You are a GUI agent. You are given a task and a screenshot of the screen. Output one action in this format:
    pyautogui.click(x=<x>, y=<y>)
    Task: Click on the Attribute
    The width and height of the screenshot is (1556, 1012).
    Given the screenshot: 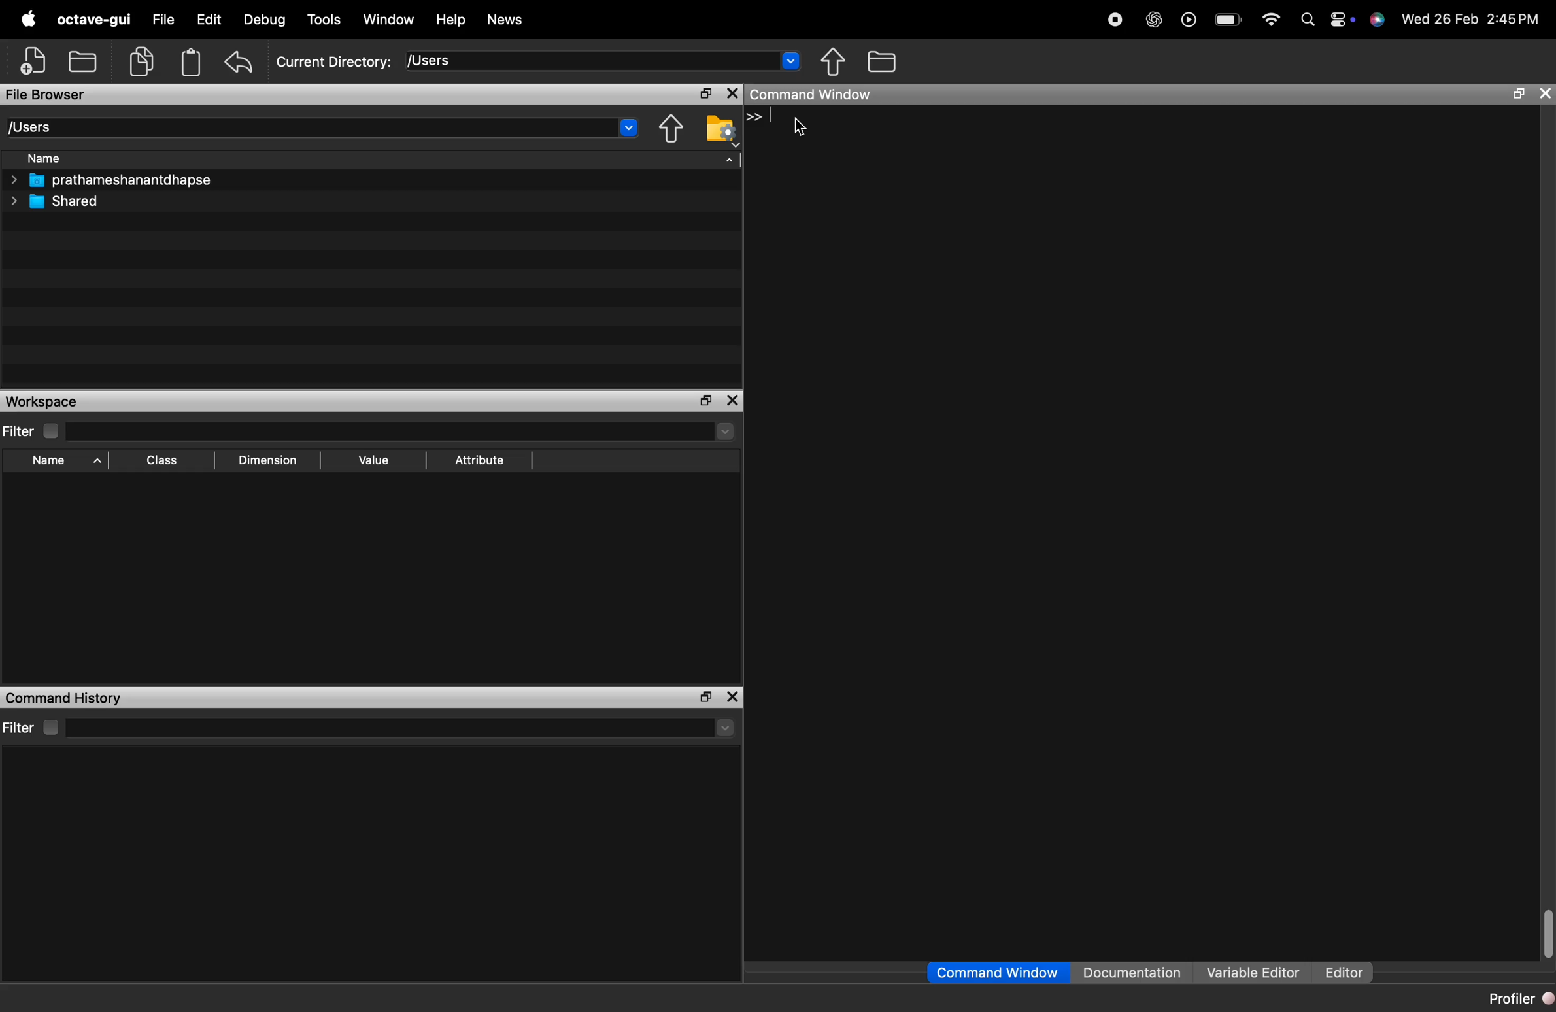 What is the action you would take?
    pyautogui.click(x=484, y=460)
    